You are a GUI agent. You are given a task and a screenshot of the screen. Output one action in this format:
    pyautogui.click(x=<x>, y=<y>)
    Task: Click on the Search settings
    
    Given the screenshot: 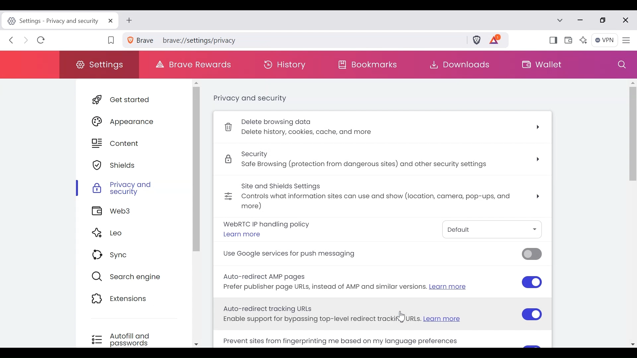 What is the action you would take?
    pyautogui.click(x=621, y=65)
    